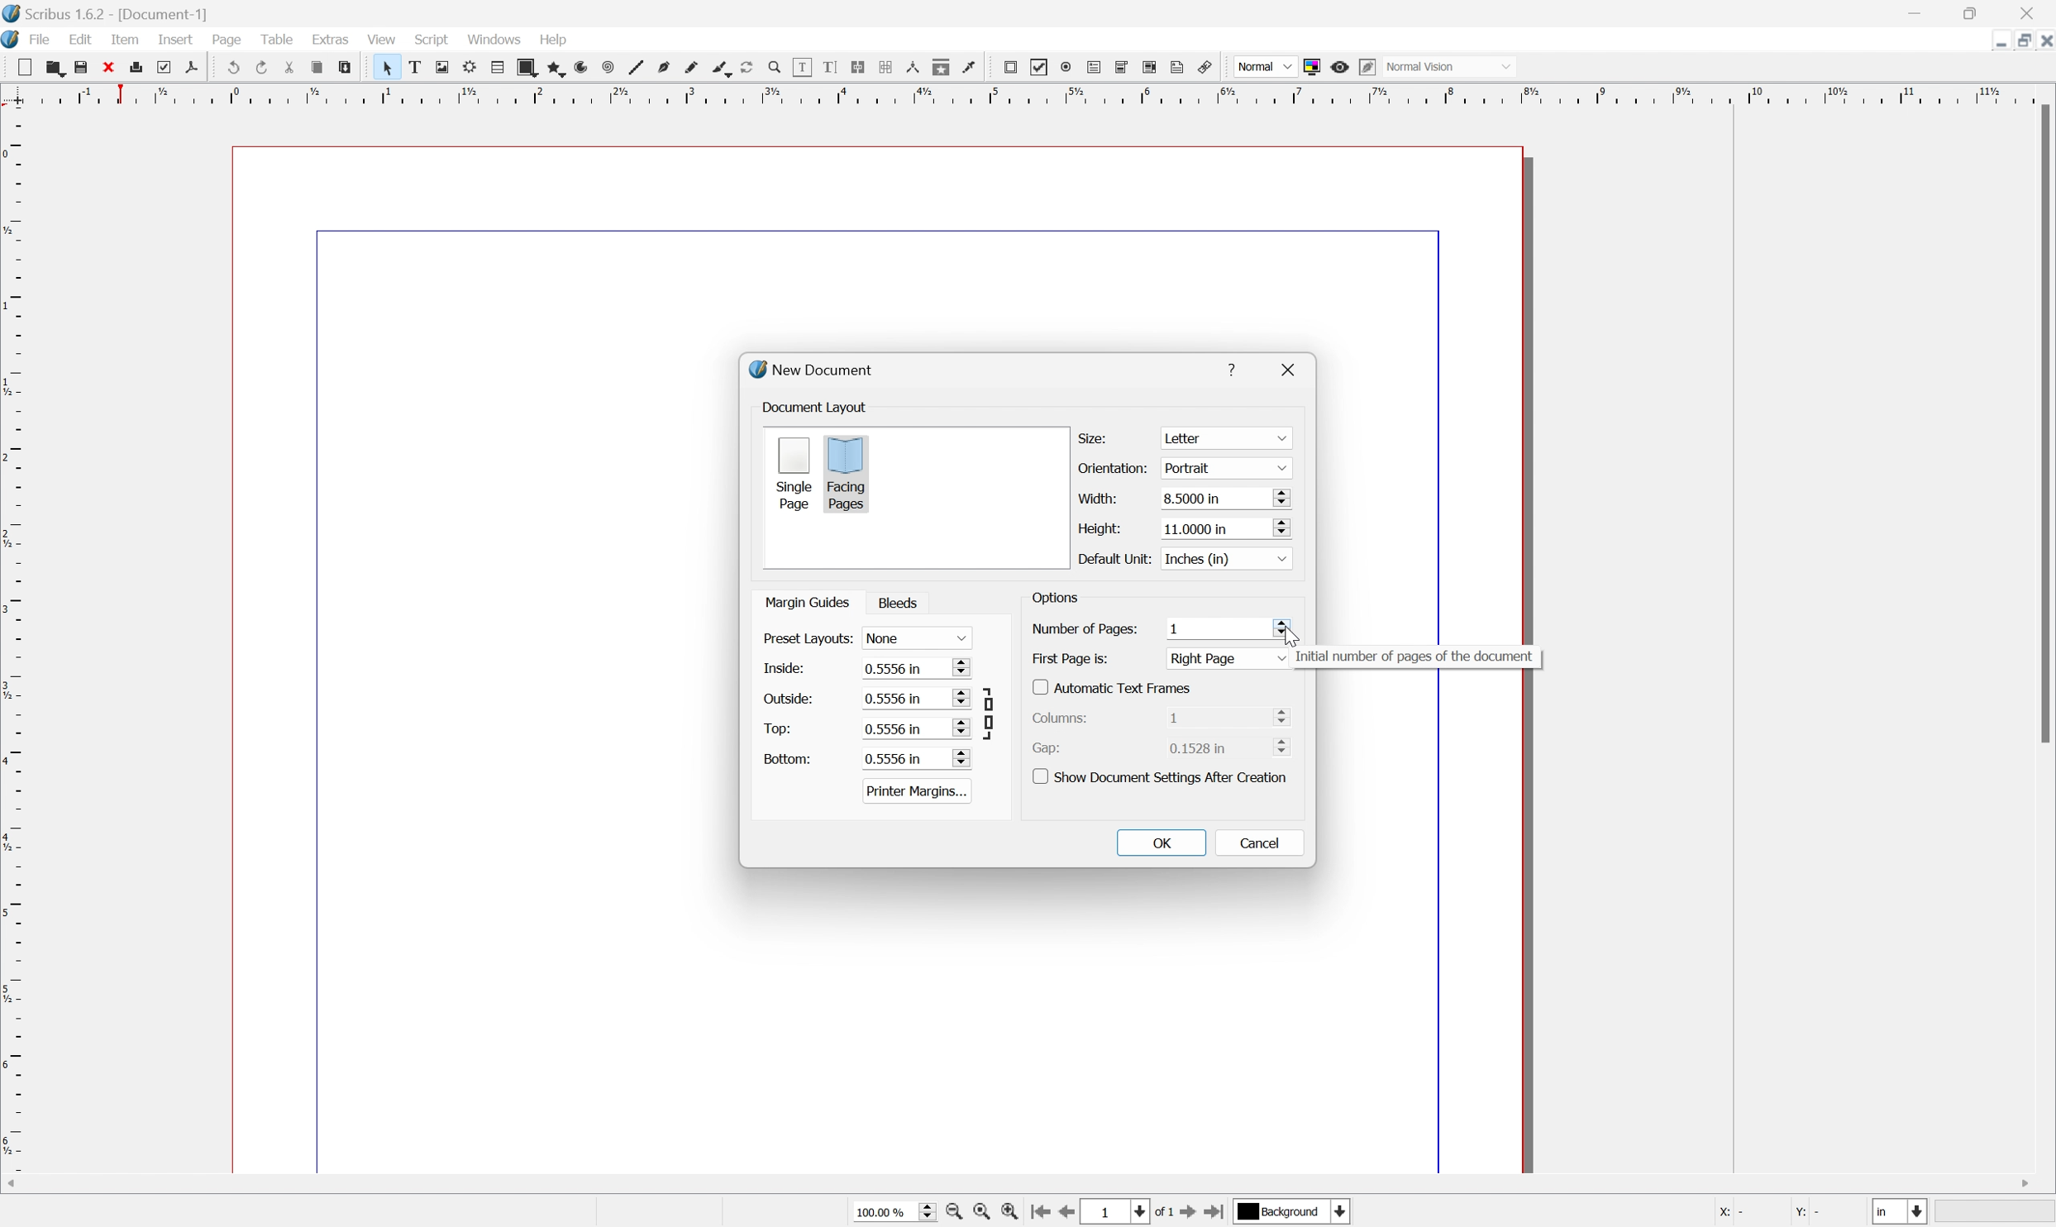 The width and height of the screenshot is (2056, 1227). What do you see at coordinates (916, 699) in the screenshot?
I see `0.5556 in` at bounding box center [916, 699].